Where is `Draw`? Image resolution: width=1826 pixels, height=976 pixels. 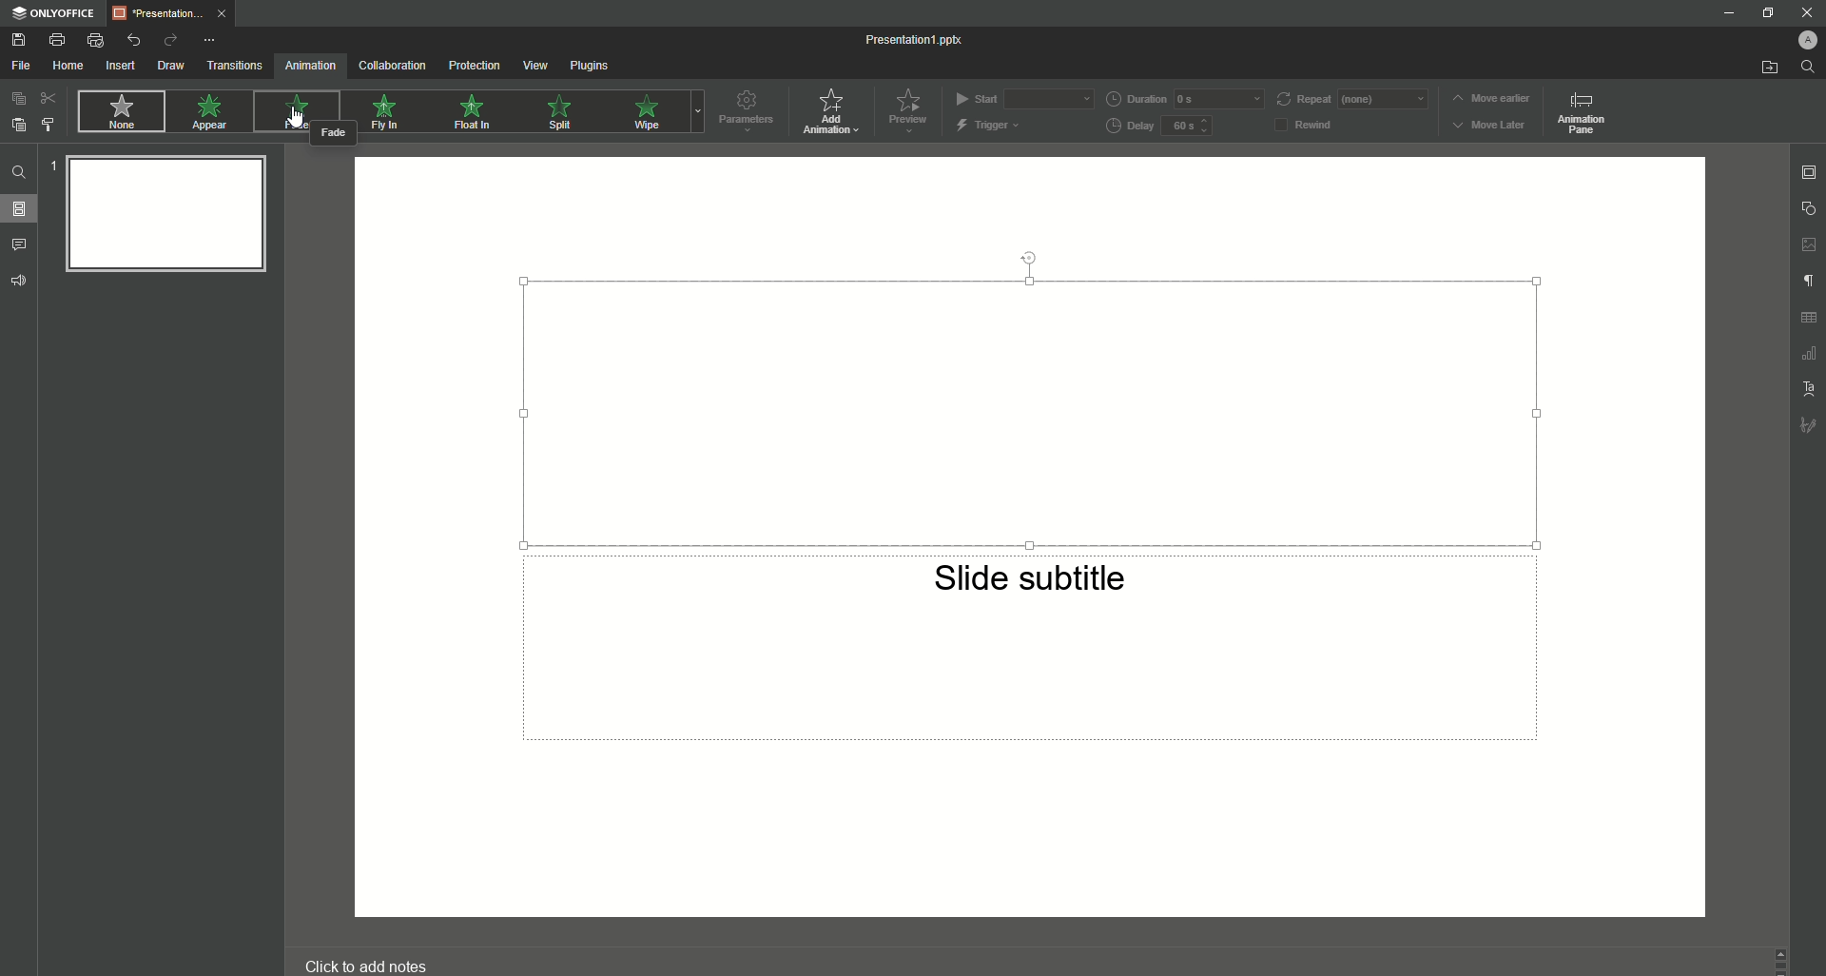 Draw is located at coordinates (167, 67).